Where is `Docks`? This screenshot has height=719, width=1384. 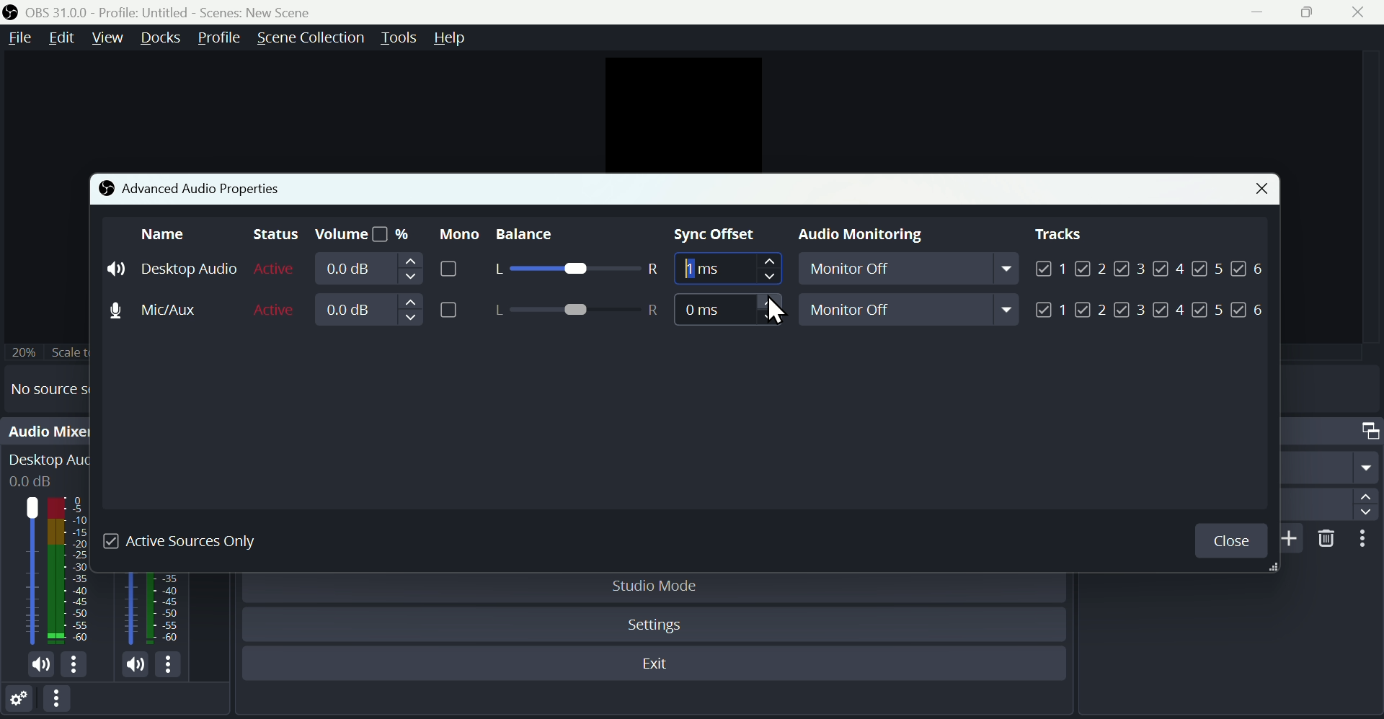
Docks is located at coordinates (161, 38).